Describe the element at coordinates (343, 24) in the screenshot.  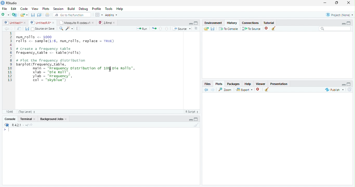
I see `Minimize Height` at that location.